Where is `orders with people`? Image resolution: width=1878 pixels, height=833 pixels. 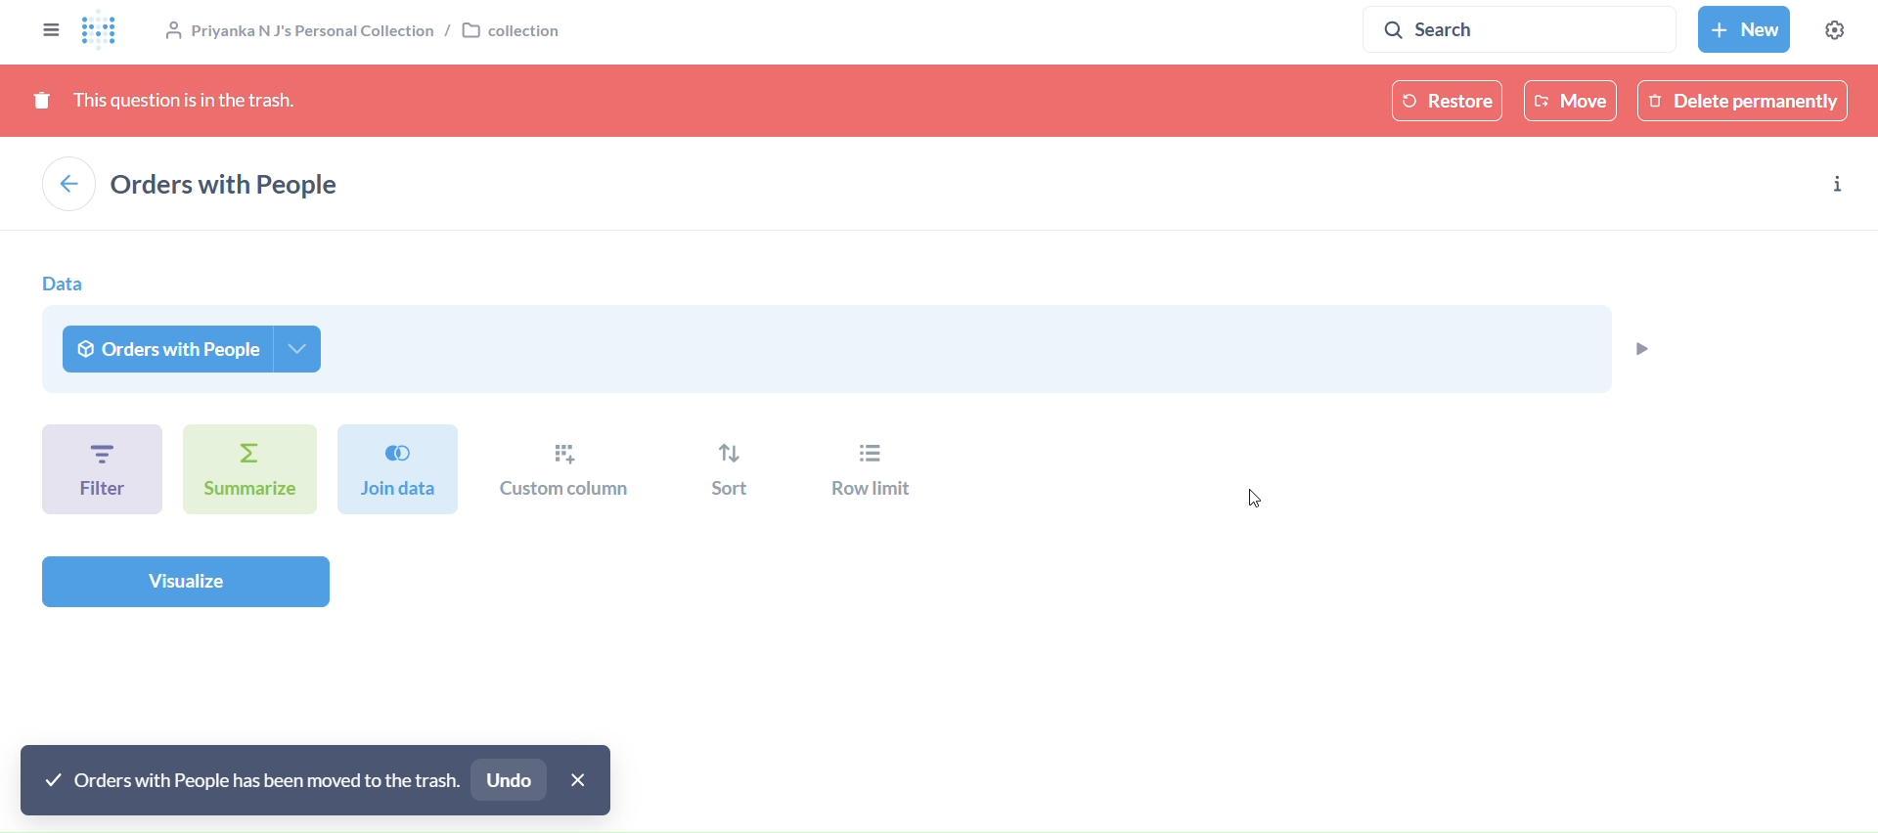
orders with people is located at coordinates (192, 349).